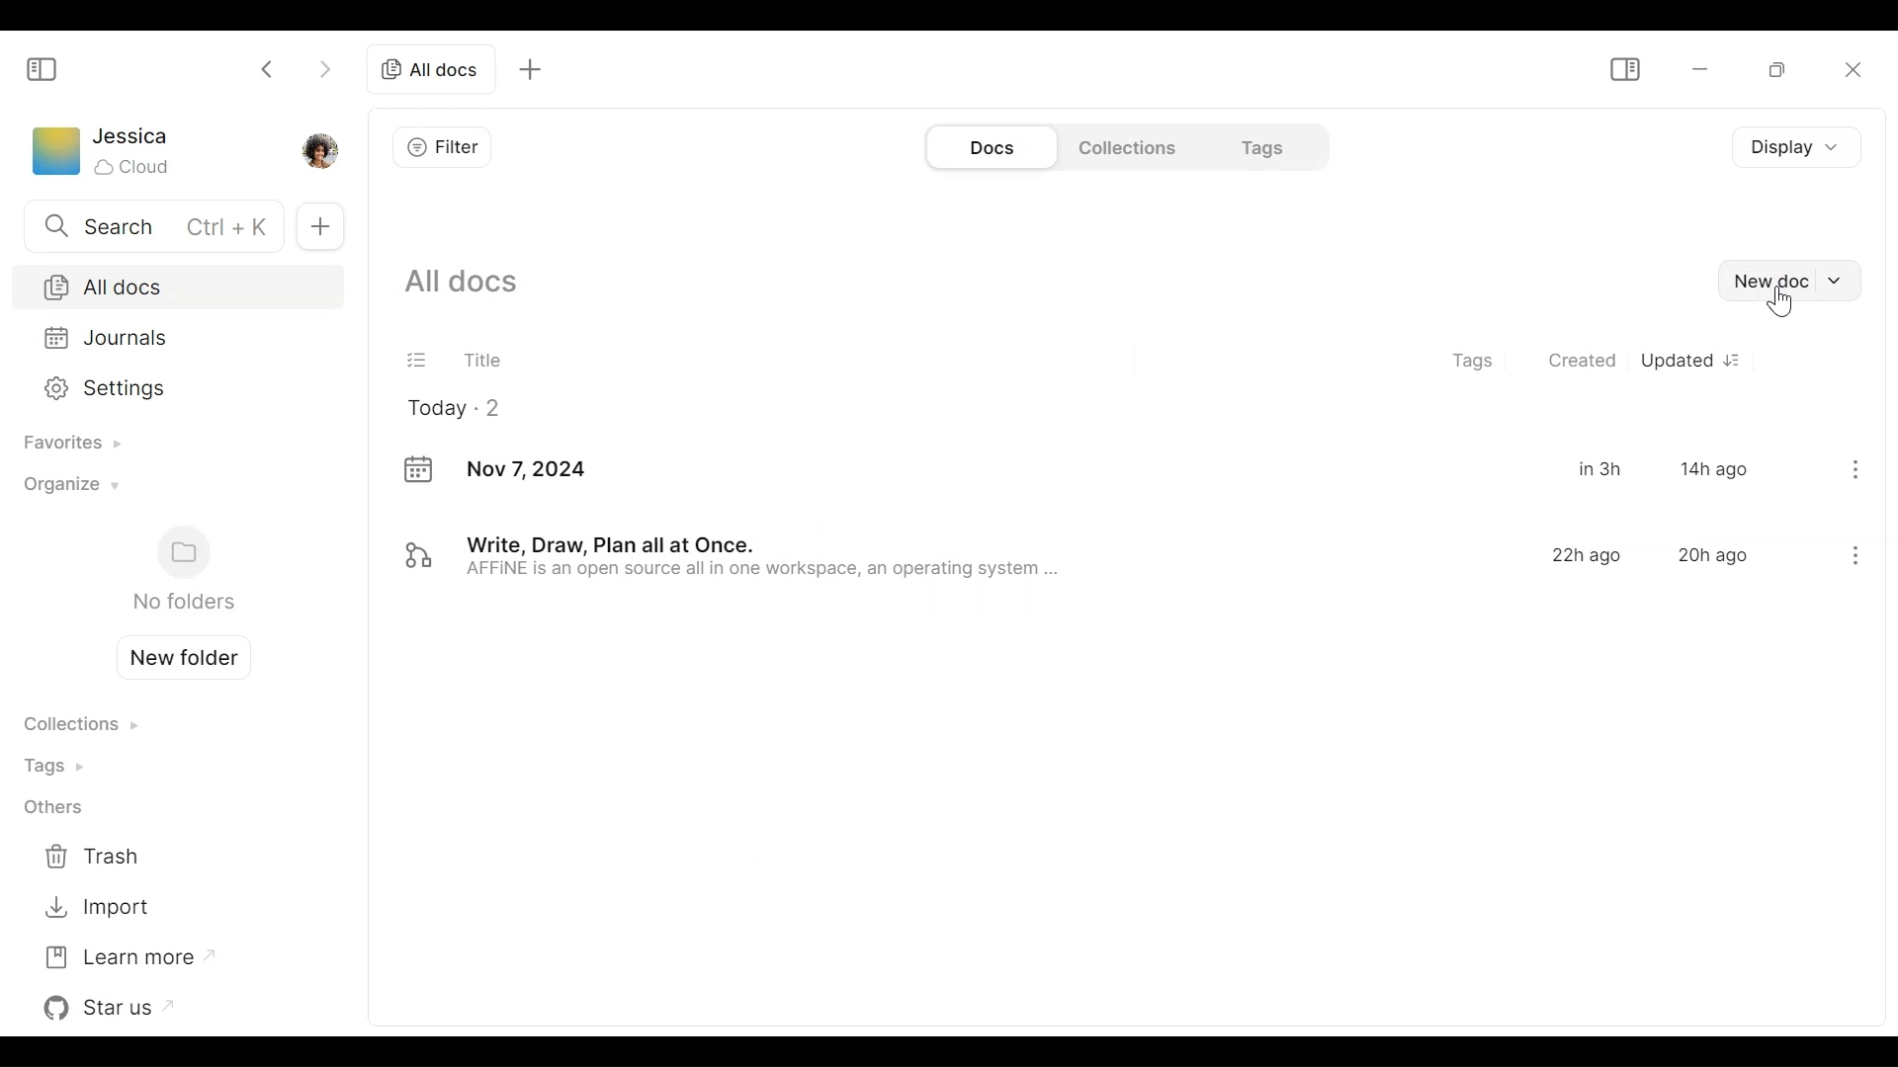 This screenshot has height=1067, width=1898. What do you see at coordinates (980, 147) in the screenshot?
I see `Documents` at bounding box center [980, 147].